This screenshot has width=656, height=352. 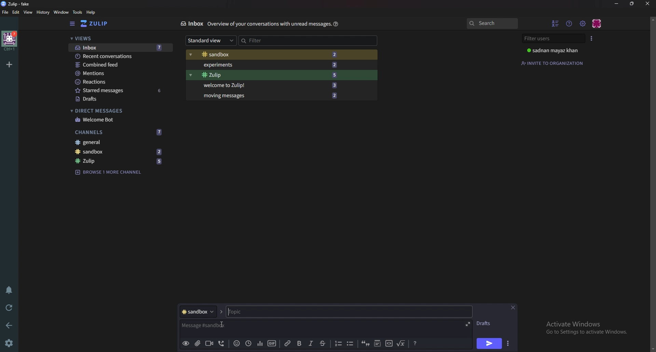 I want to click on expand, so click(x=467, y=324).